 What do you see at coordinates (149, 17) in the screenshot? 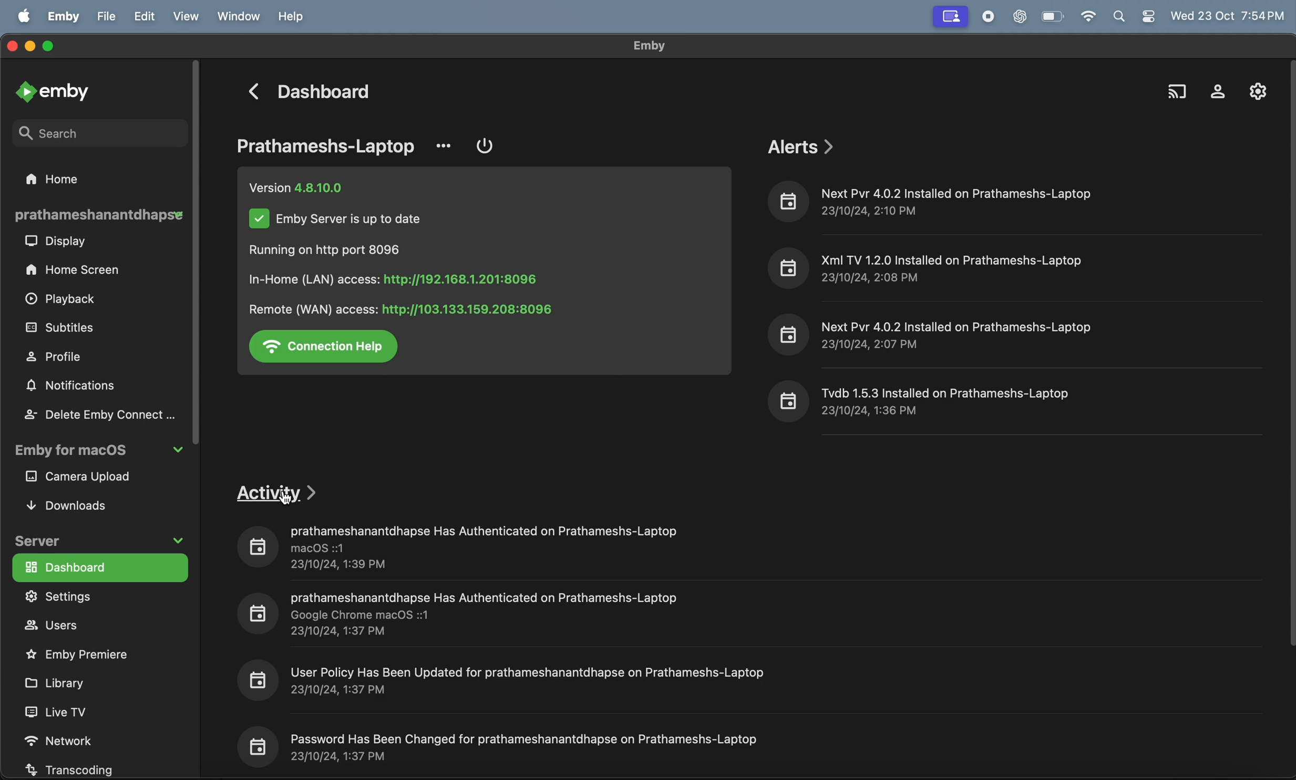
I see `edit` at bounding box center [149, 17].